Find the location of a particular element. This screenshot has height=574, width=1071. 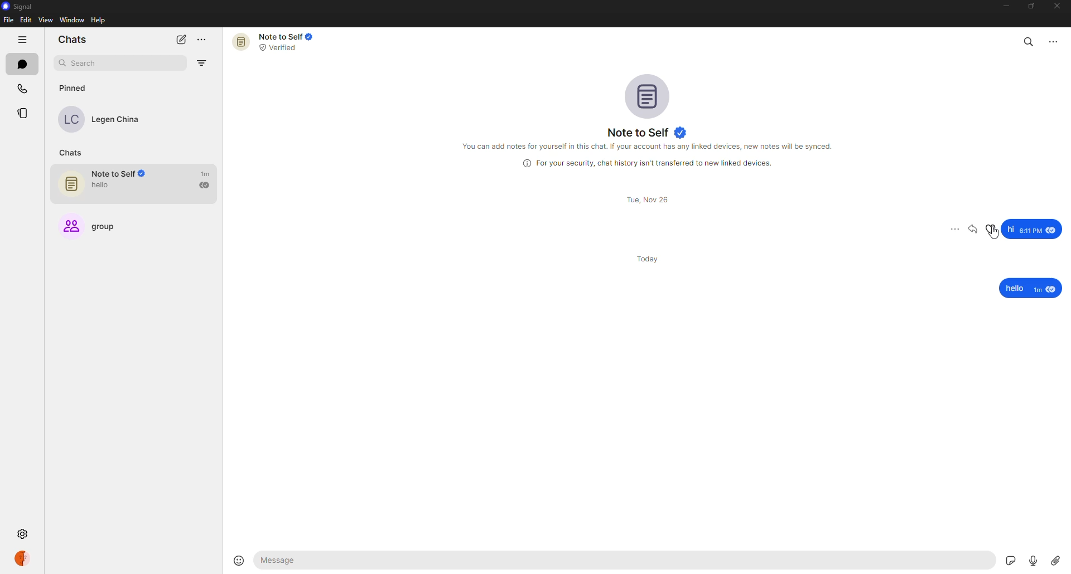

message is located at coordinates (351, 561).